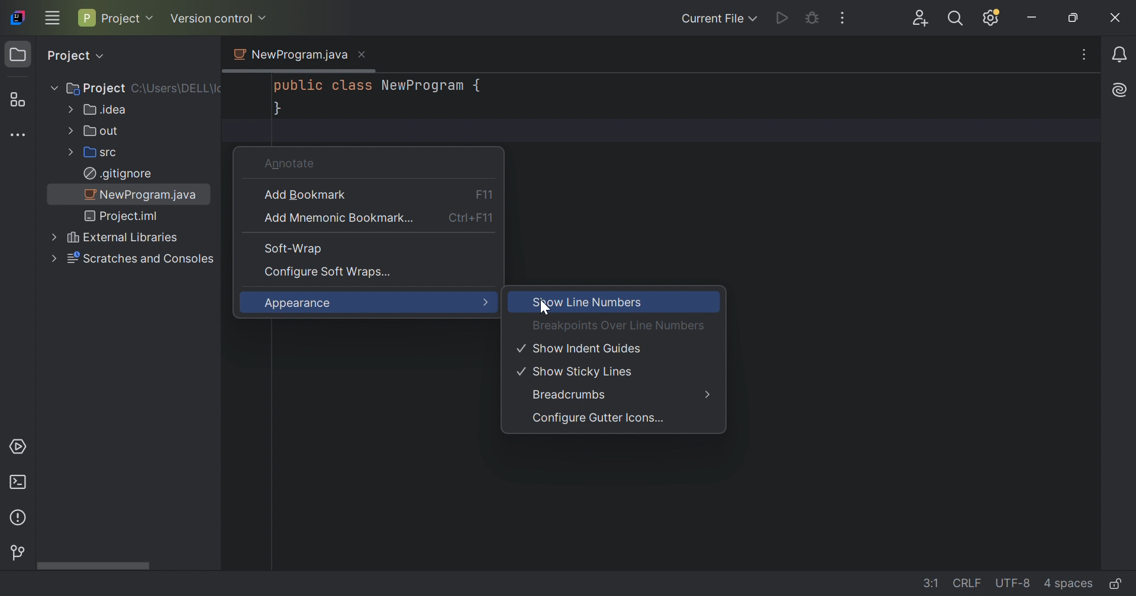  Describe the element at coordinates (306, 195) in the screenshot. I see `Add Bookmark` at that location.